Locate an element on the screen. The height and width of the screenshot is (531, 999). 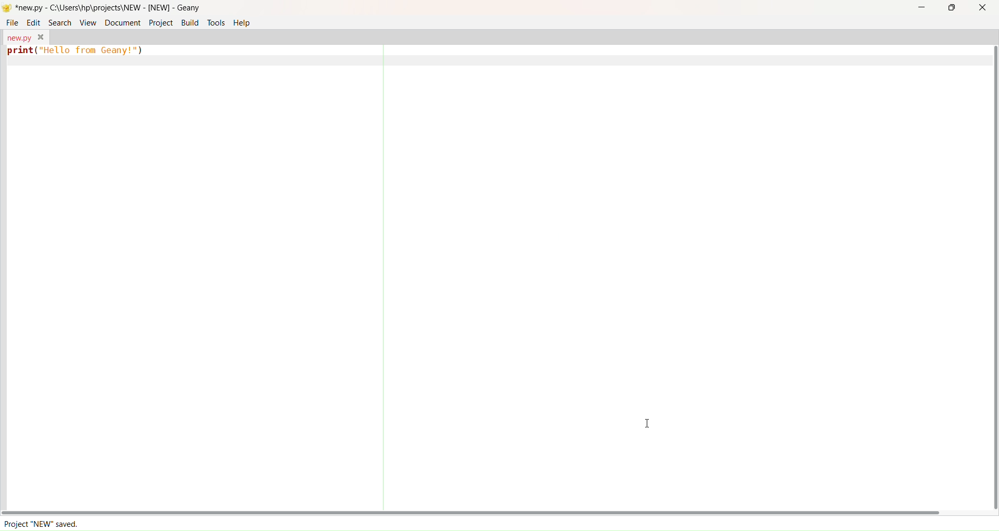
cursor is located at coordinates (648, 421).